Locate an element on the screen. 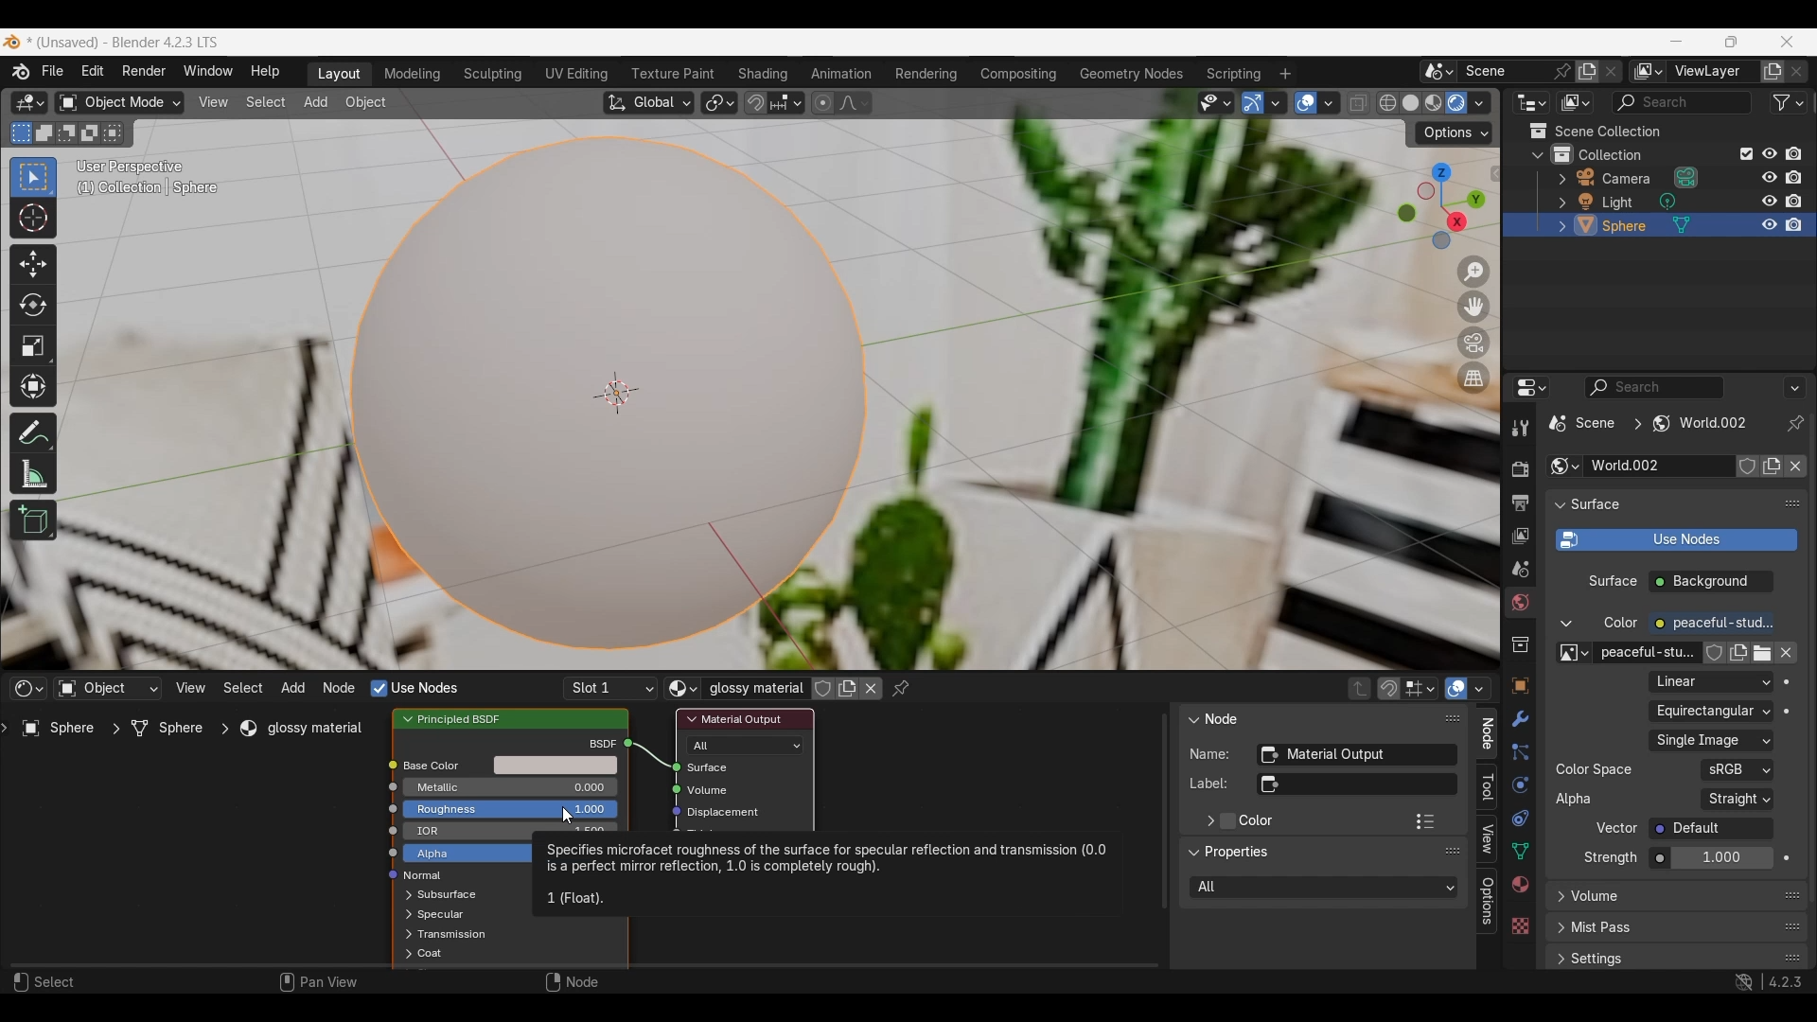  View menu is located at coordinates (190, 688).